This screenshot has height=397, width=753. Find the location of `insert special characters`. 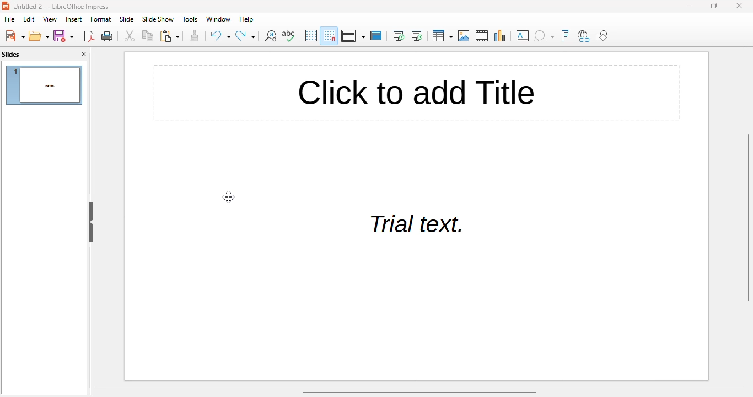

insert special characters is located at coordinates (544, 36).